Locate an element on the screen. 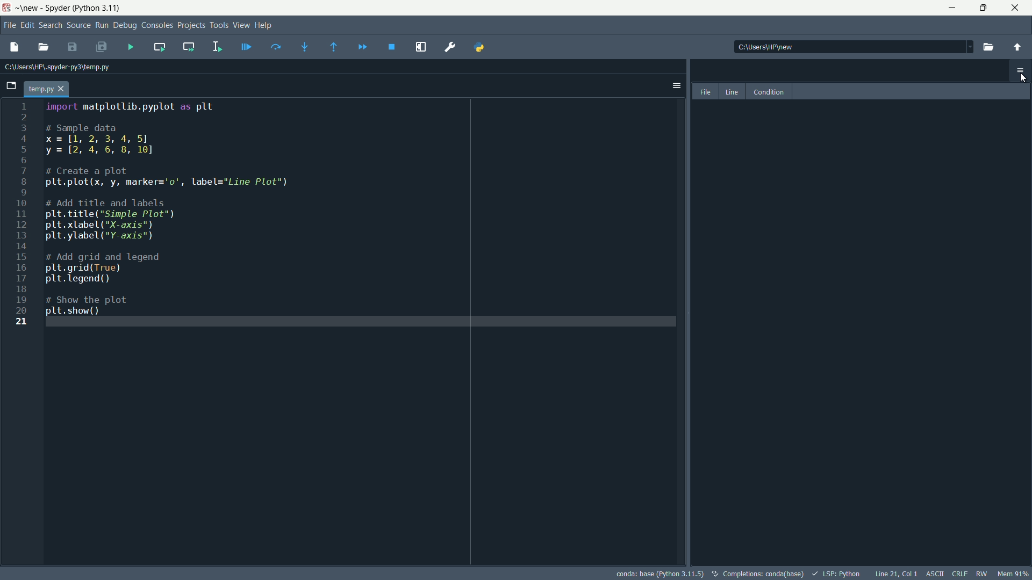 The height and width of the screenshot is (580, 1032). 1 2 3 4 5 6 7 8 9 10 11 12 13 14 15 16 17 18 19 20 21 is located at coordinates (25, 221).